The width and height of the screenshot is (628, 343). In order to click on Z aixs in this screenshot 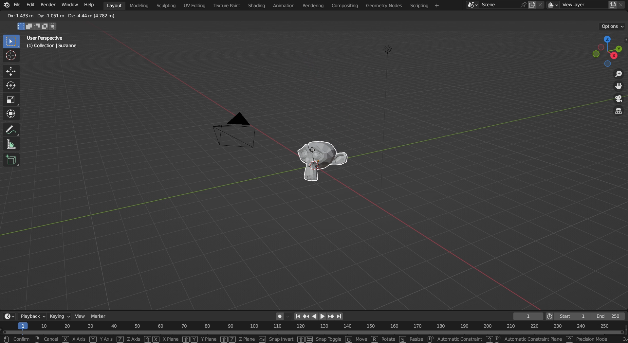, I will do `click(134, 339)`.